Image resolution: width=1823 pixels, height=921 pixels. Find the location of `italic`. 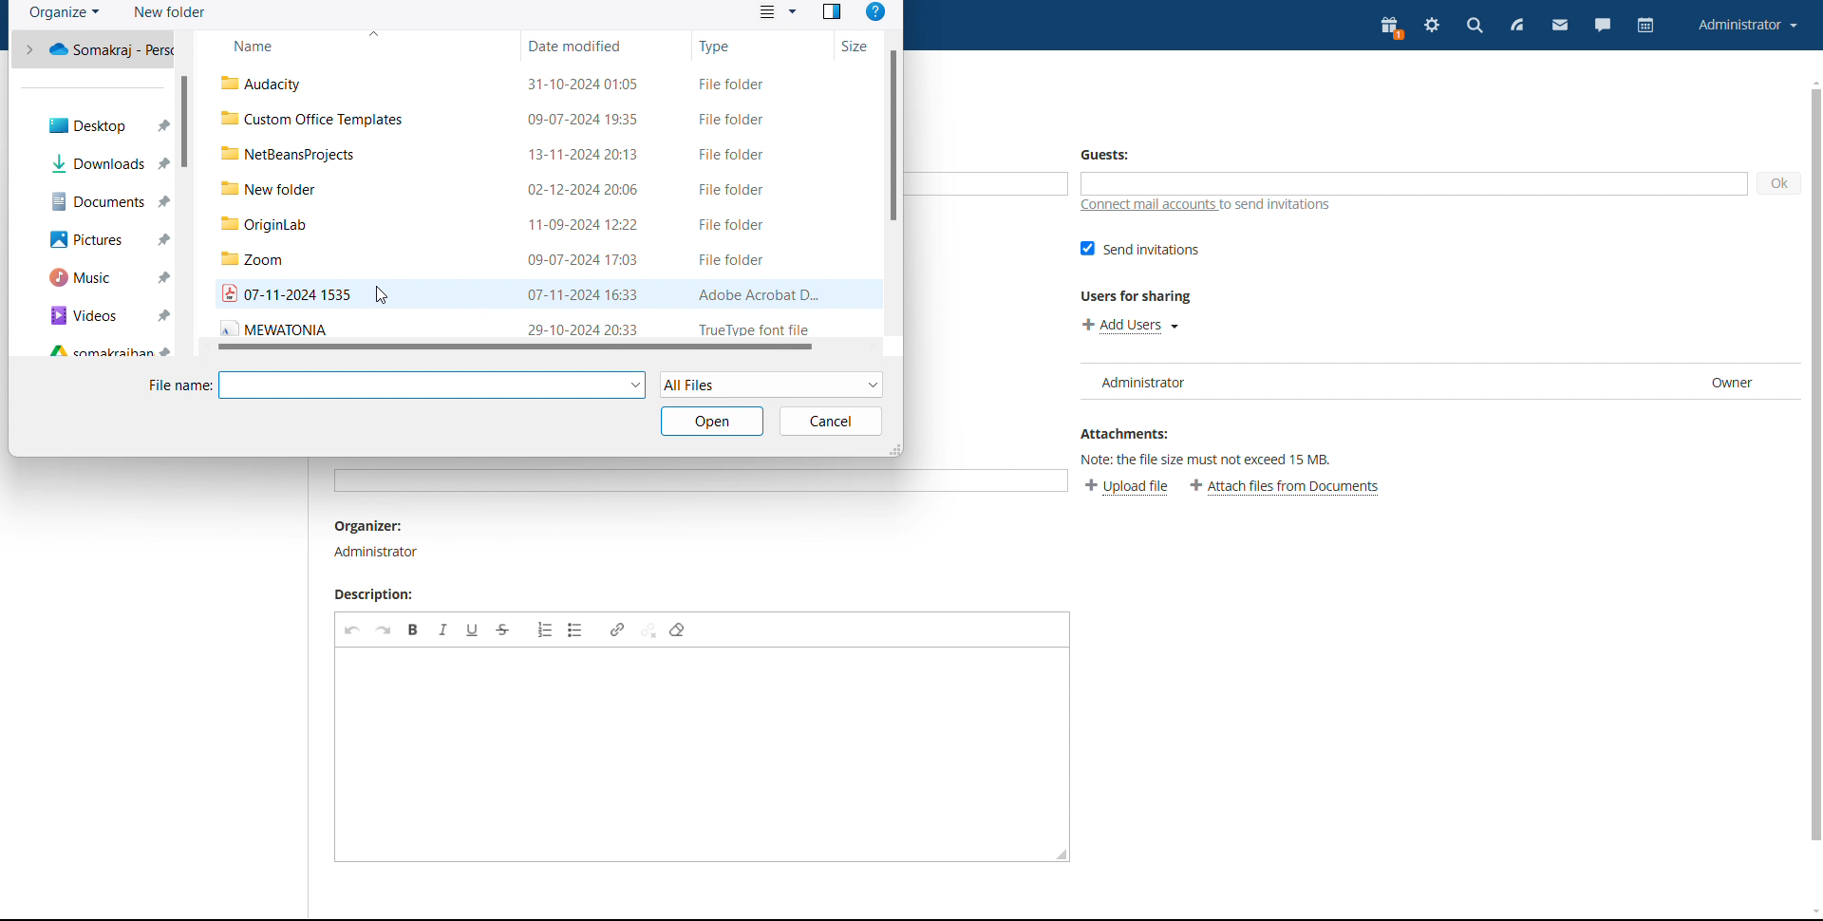

italic is located at coordinates (442, 630).